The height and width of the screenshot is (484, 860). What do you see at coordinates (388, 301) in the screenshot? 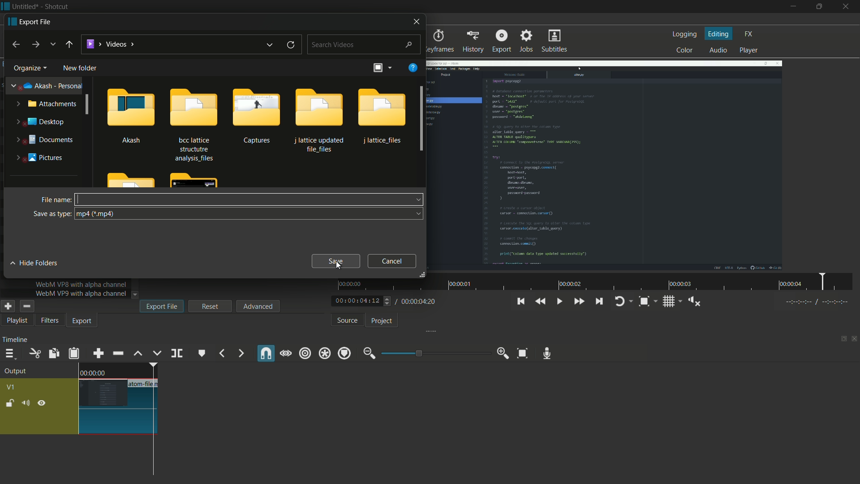
I see `rewind/fast forward` at bounding box center [388, 301].